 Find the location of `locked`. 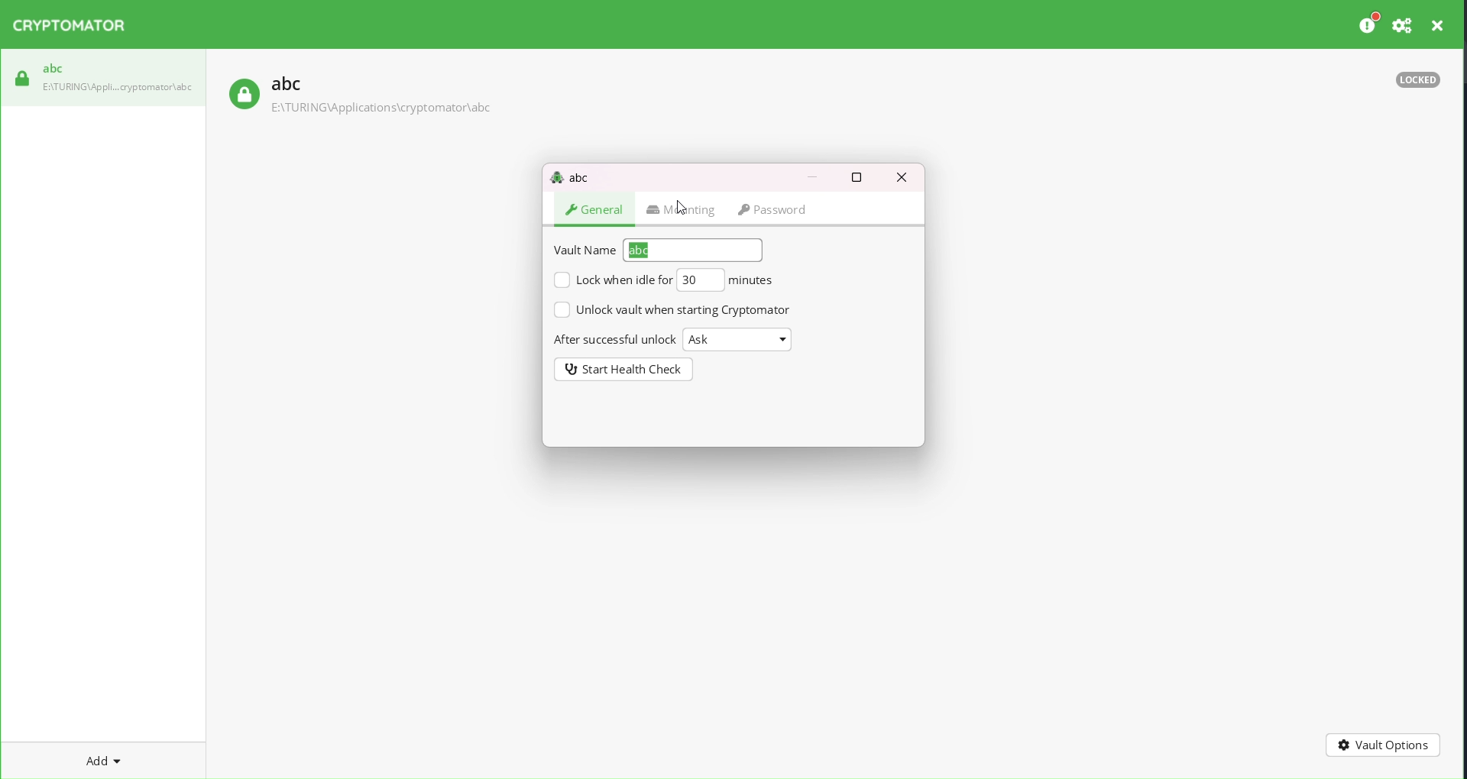

locked is located at coordinates (1416, 83).